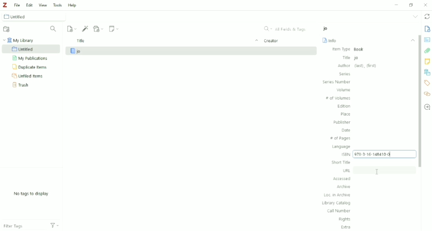  Describe the element at coordinates (166, 41) in the screenshot. I see `Title` at that location.